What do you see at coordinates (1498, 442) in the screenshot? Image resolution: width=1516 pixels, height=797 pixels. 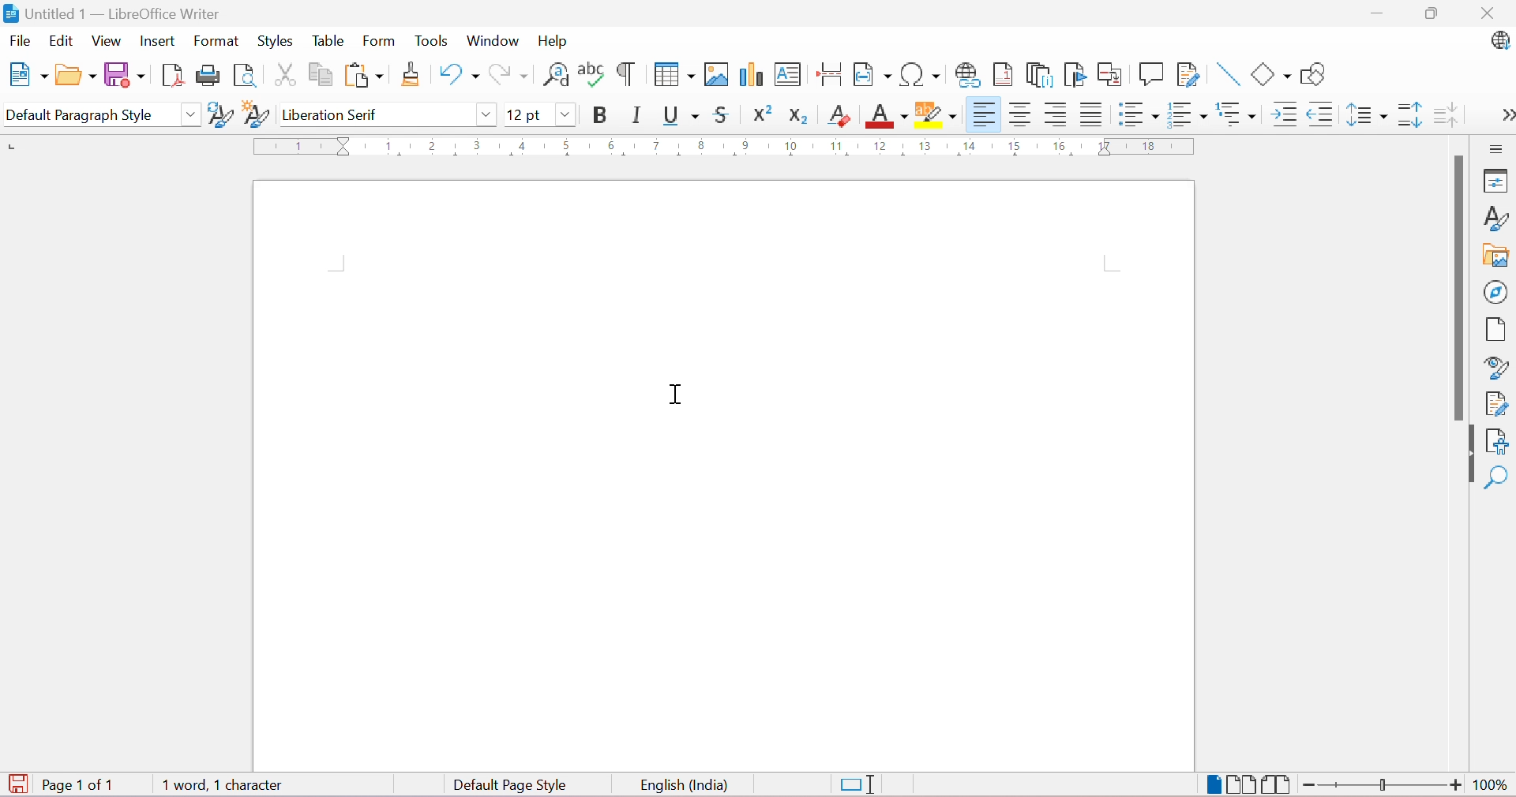 I see `Accessibility Check` at bounding box center [1498, 442].